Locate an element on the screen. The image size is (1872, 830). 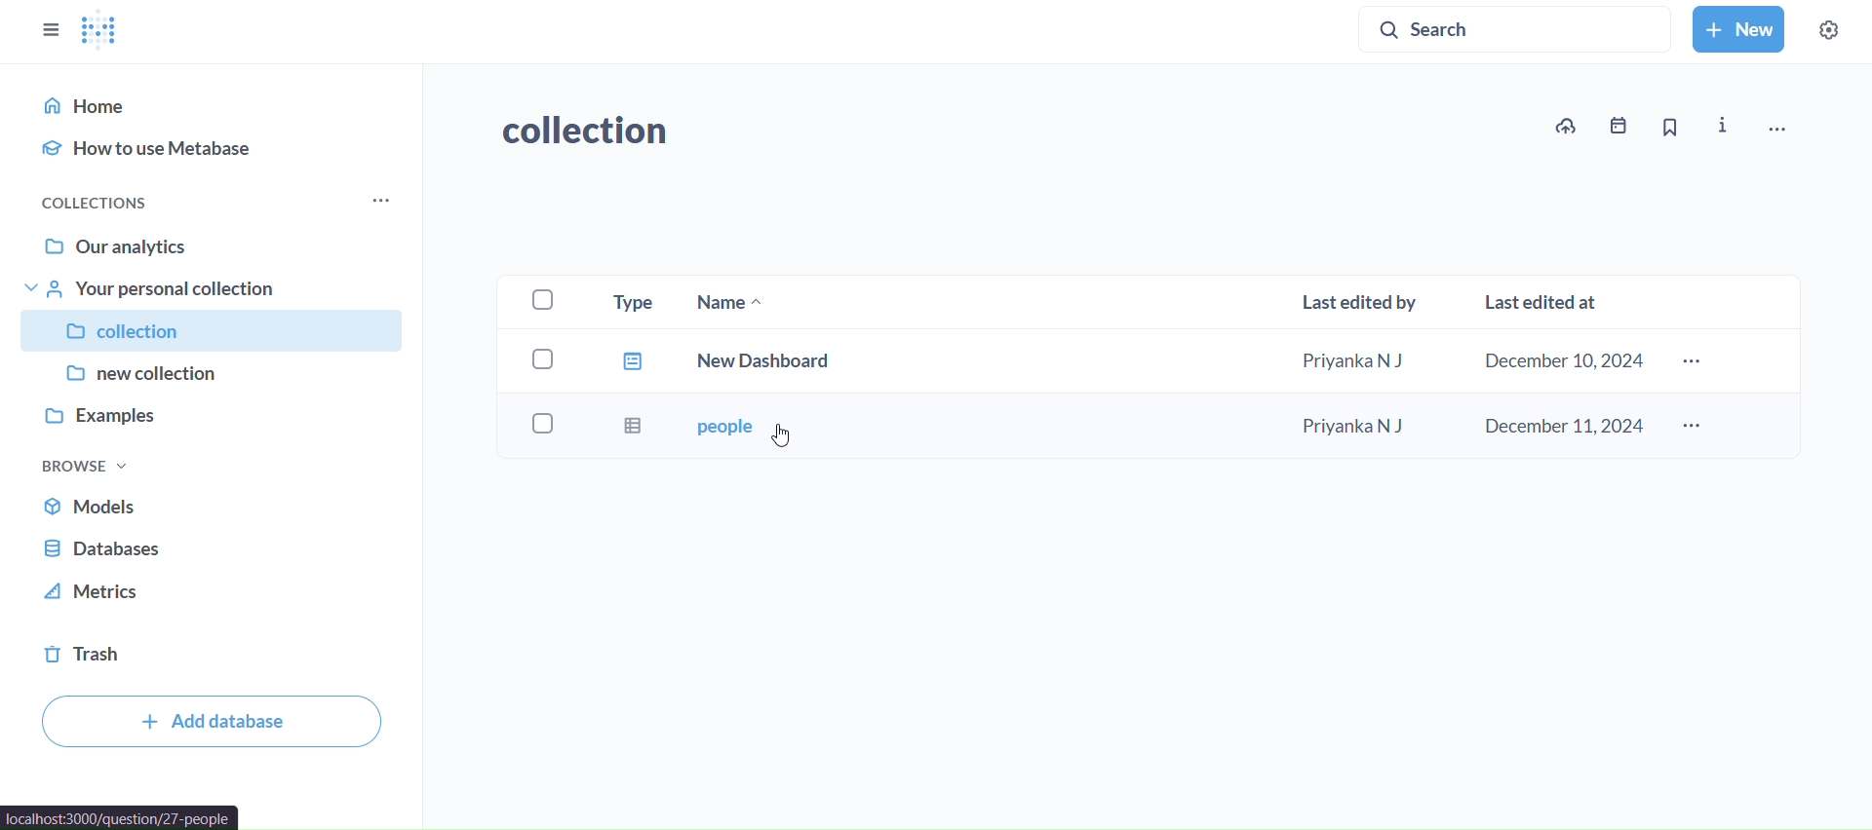
examples is located at coordinates (214, 419).